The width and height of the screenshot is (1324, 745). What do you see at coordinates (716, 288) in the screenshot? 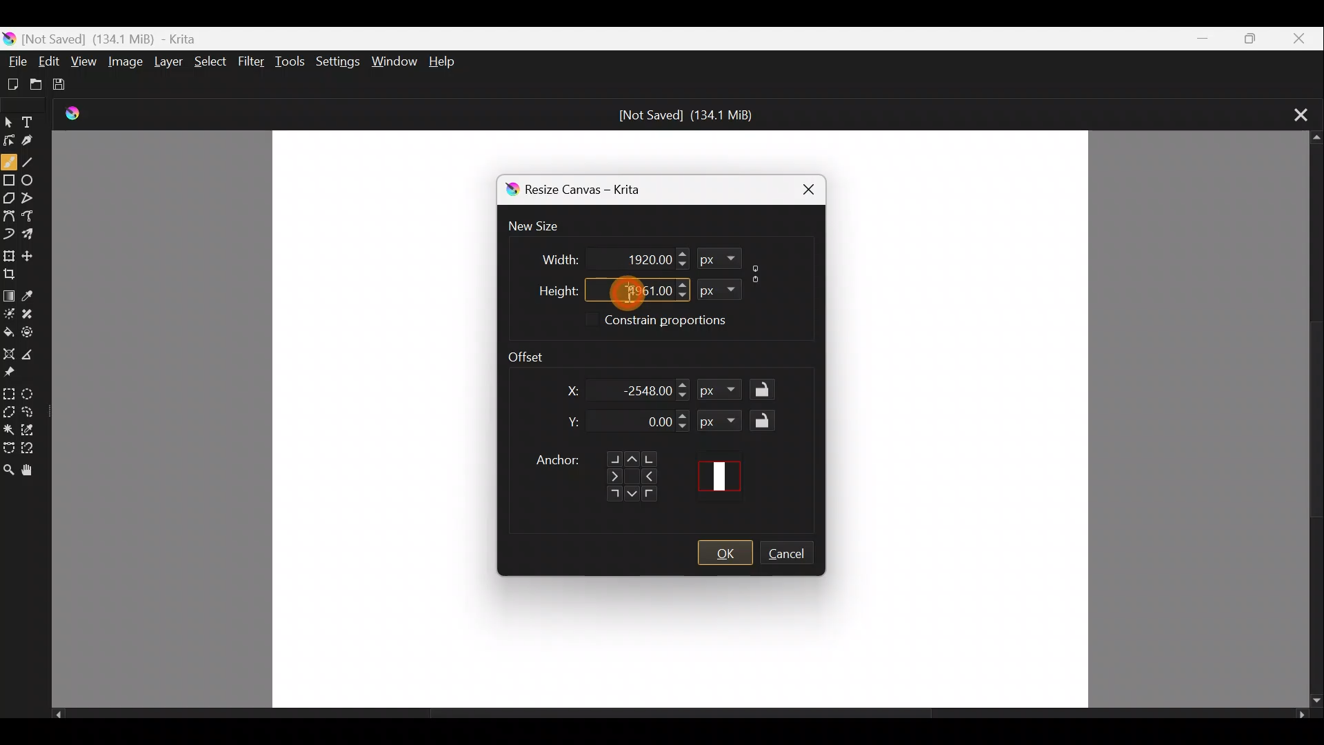
I see `Format` at bounding box center [716, 288].